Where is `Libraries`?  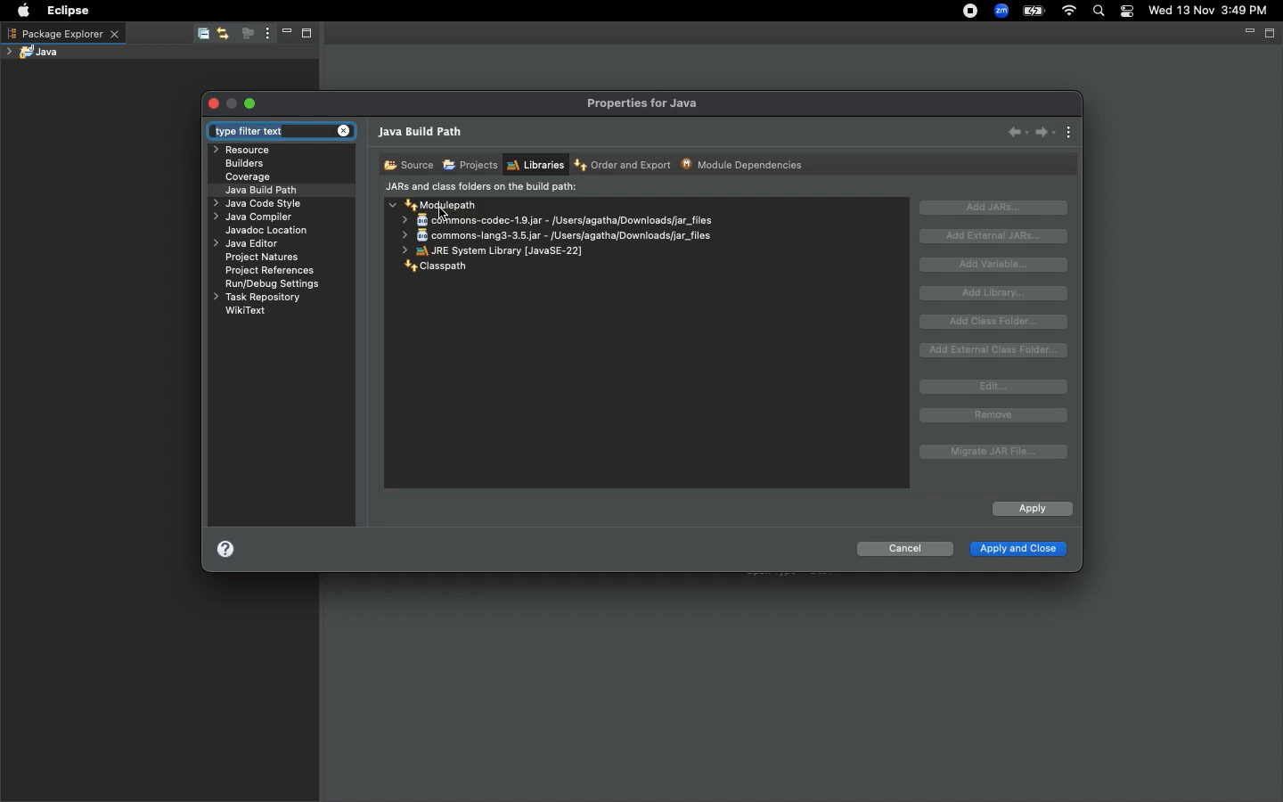 Libraries is located at coordinates (535, 165).